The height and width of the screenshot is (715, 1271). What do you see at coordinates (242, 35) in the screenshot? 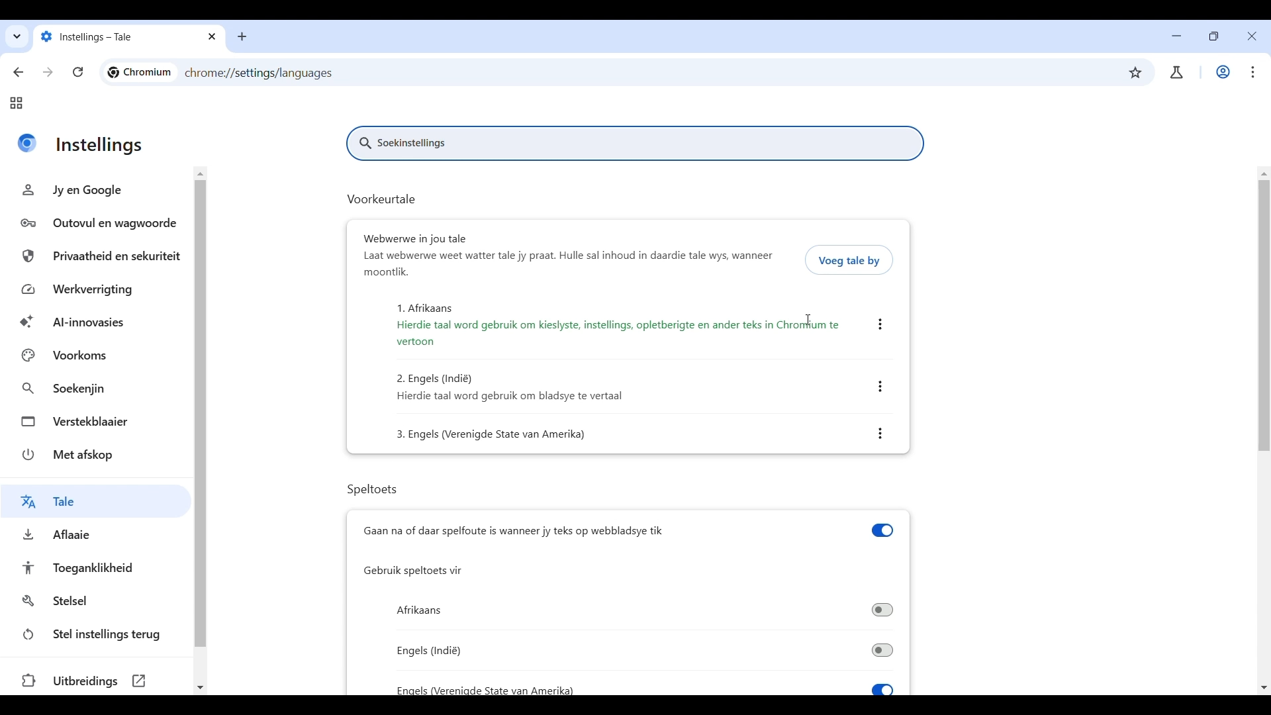
I see `add new tab` at bounding box center [242, 35].